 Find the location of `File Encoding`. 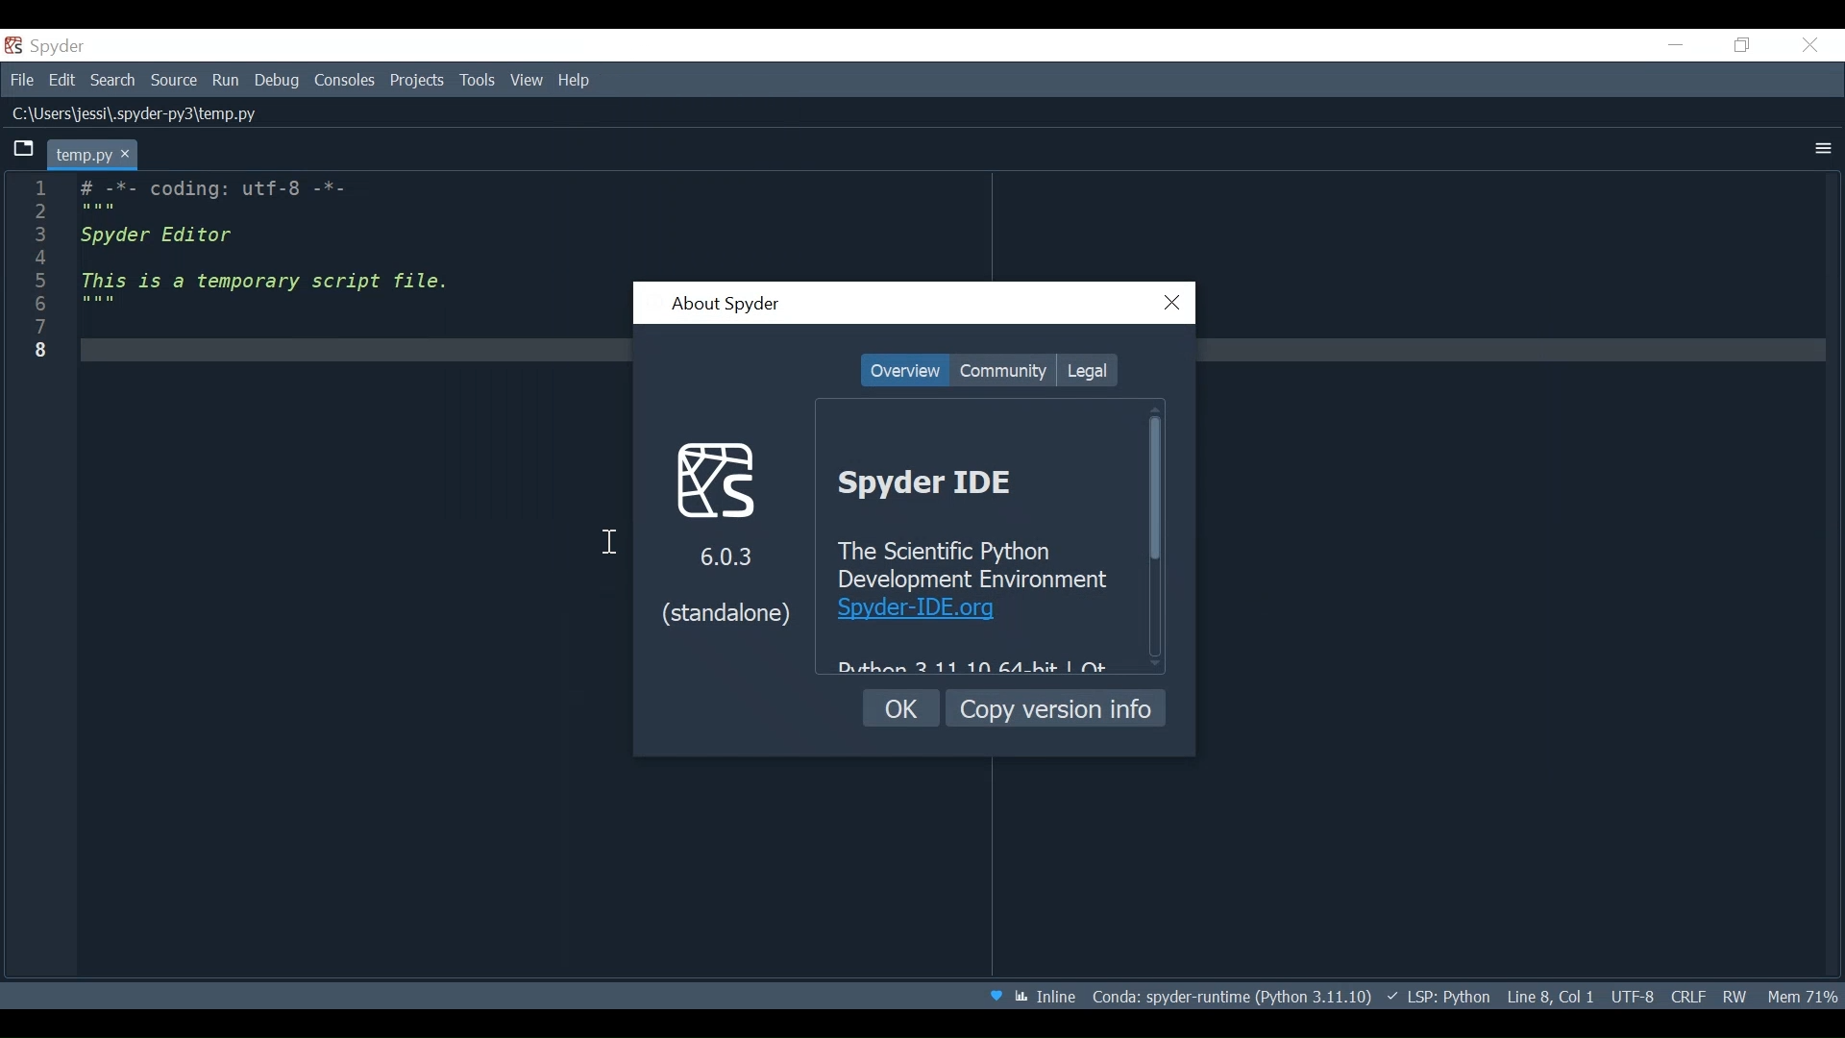

File Encoding is located at coordinates (1634, 997).